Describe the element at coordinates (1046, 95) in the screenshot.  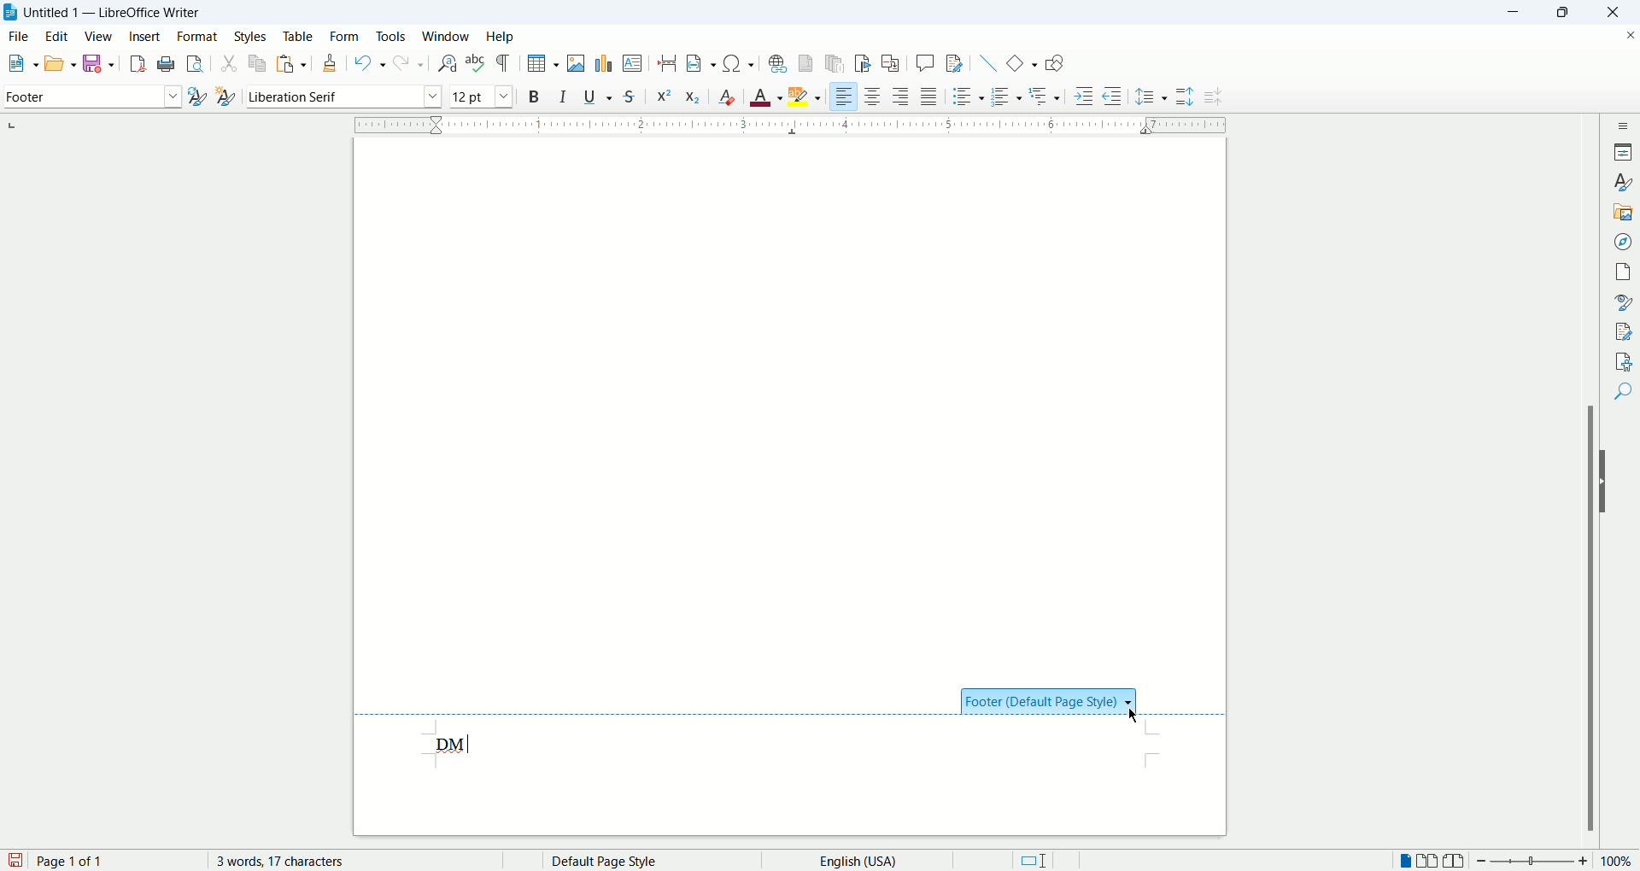
I see `outline` at that location.